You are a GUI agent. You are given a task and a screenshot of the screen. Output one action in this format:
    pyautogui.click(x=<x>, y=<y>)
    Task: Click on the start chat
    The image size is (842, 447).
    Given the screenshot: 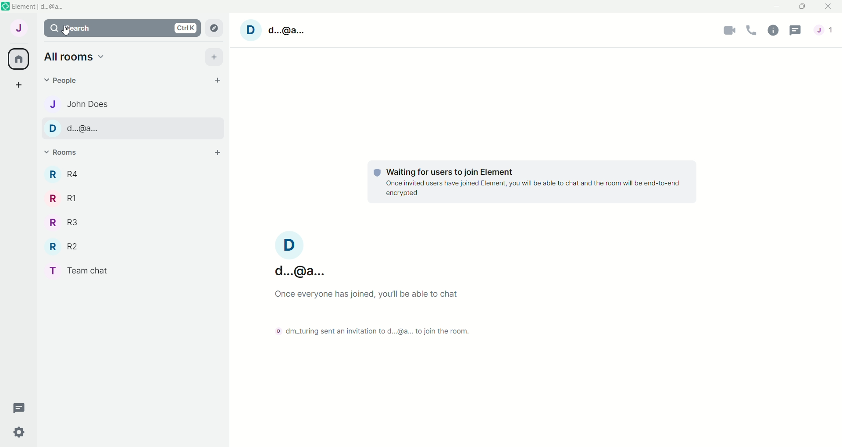 What is the action you would take?
    pyautogui.click(x=214, y=82)
    